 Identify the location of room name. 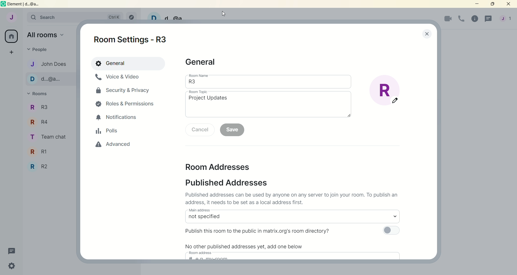
(268, 84).